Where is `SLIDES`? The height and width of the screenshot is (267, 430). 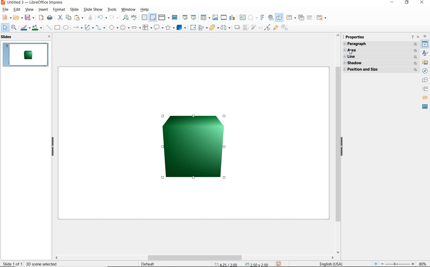
SLIDES is located at coordinates (8, 37).